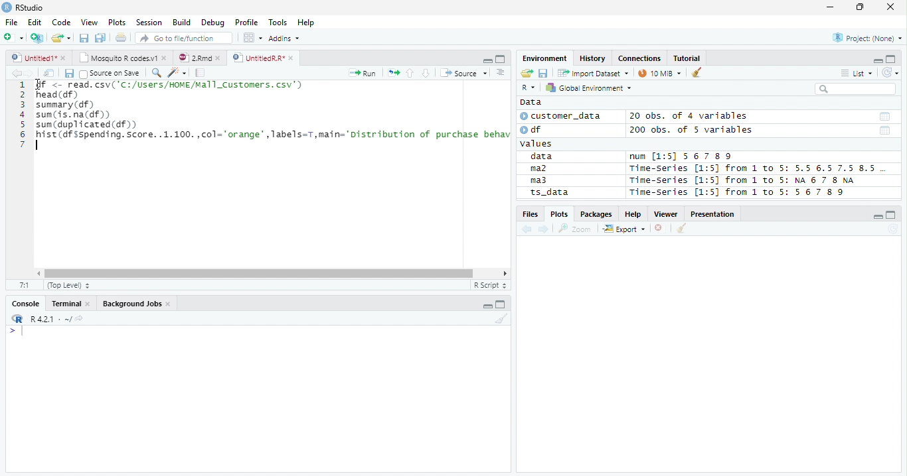 This screenshot has height=476, width=907. Describe the element at coordinates (876, 60) in the screenshot. I see `Minimze` at that location.